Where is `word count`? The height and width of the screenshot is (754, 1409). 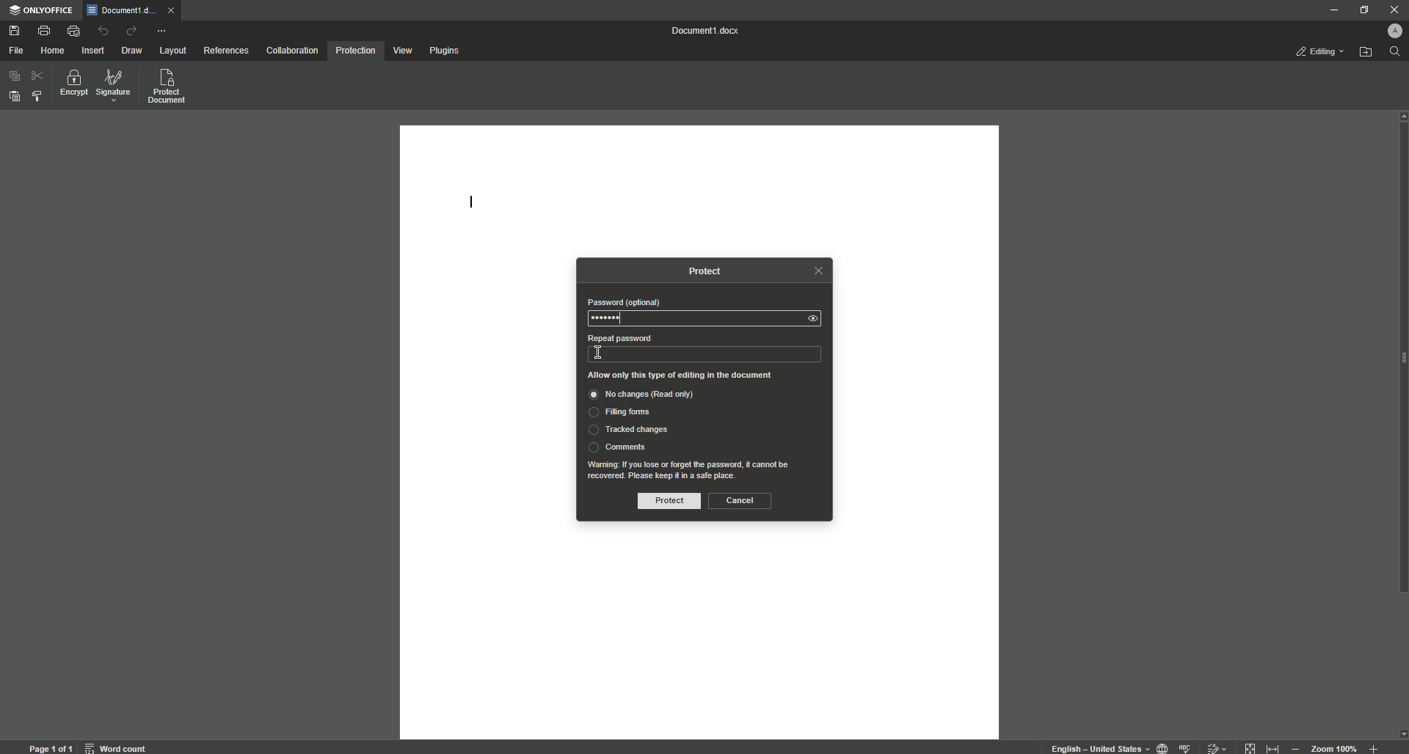
word count is located at coordinates (119, 745).